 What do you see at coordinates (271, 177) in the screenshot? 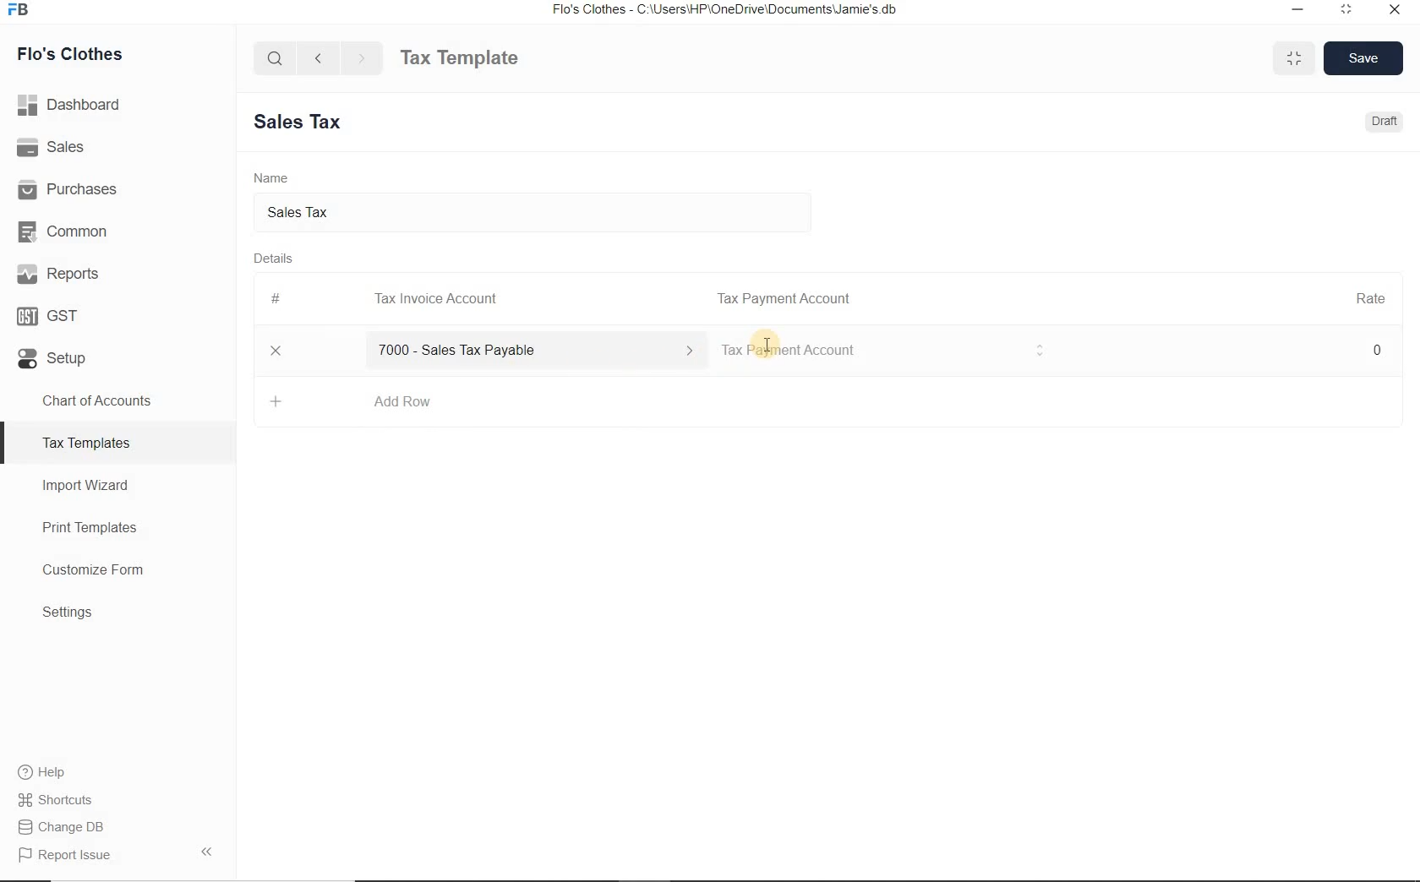
I see `Name` at bounding box center [271, 177].